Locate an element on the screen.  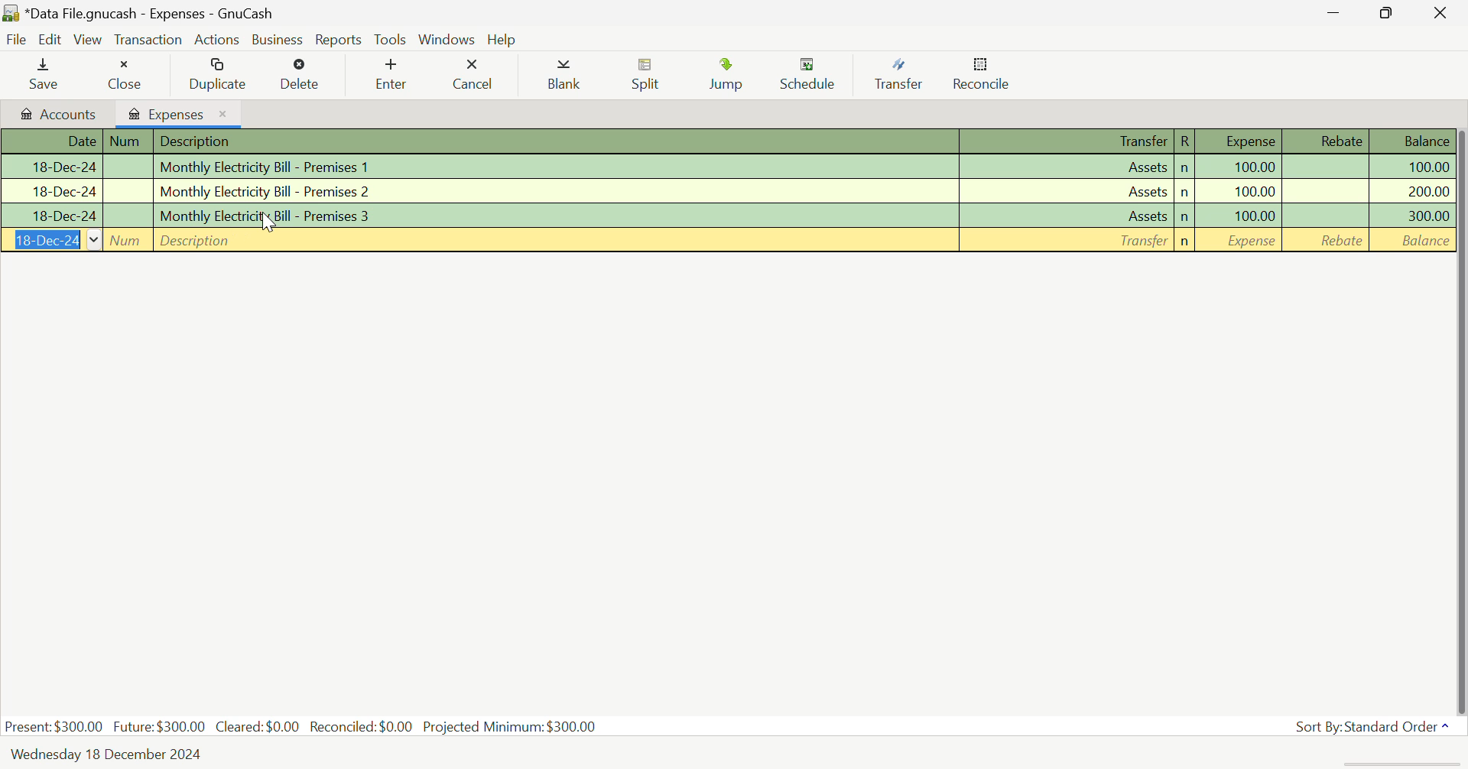
Business is located at coordinates (278, 40).